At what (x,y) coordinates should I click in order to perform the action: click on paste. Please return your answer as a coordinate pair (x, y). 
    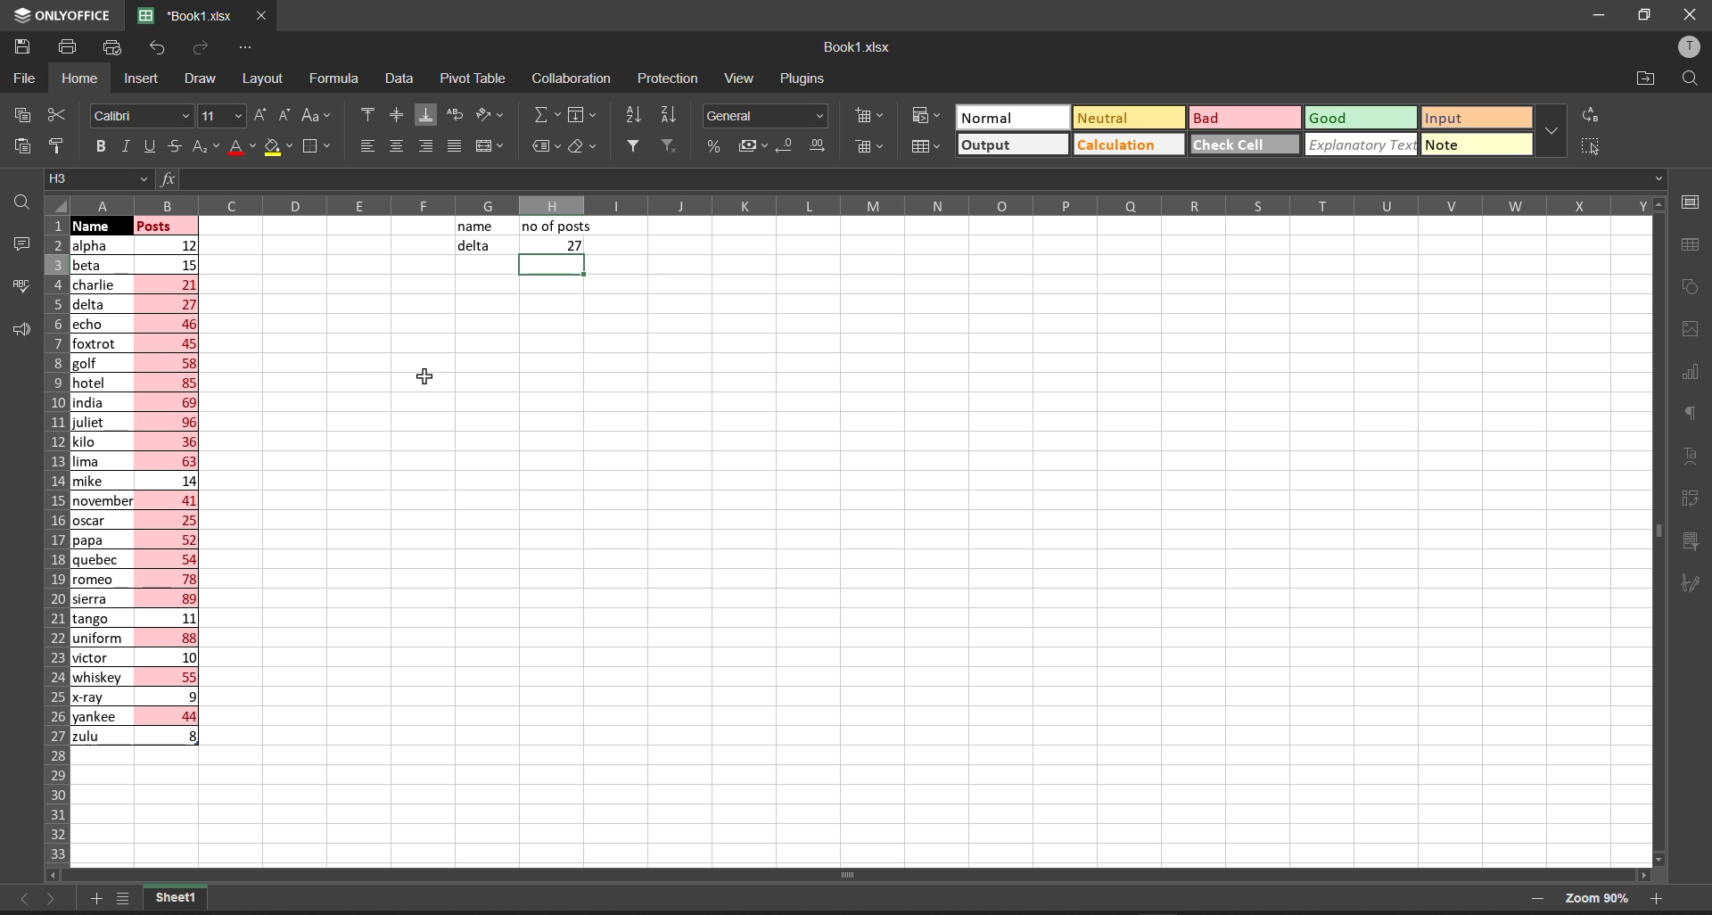
    Looking at the image, I should click on (18, 145).